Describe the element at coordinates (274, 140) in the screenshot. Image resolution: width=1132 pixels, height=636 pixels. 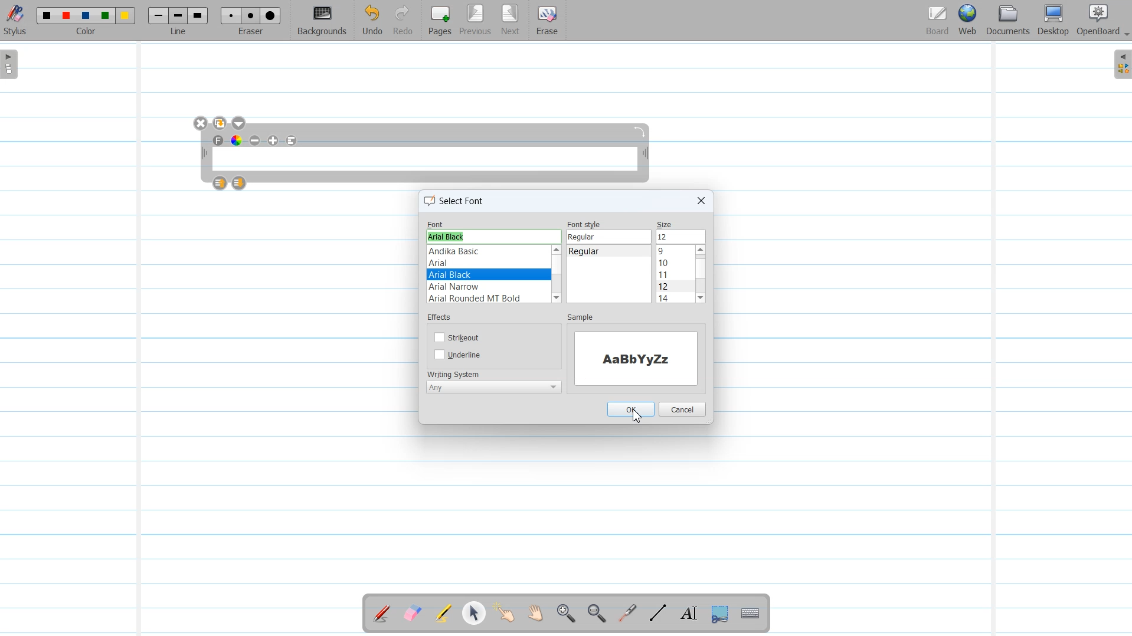
I see `Maximize Text` at that location.